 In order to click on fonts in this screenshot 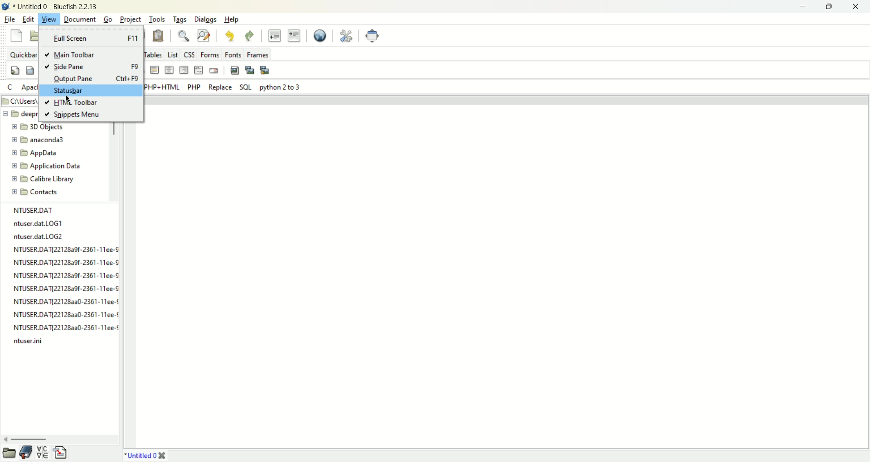, I will do `click(232, 55)`.